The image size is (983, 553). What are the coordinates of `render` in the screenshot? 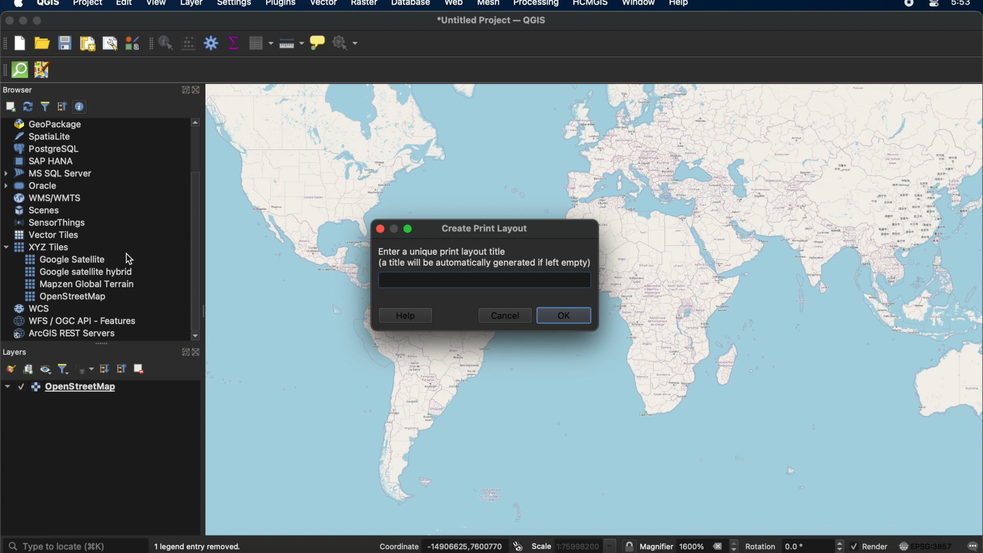 It's located at (870, 546).